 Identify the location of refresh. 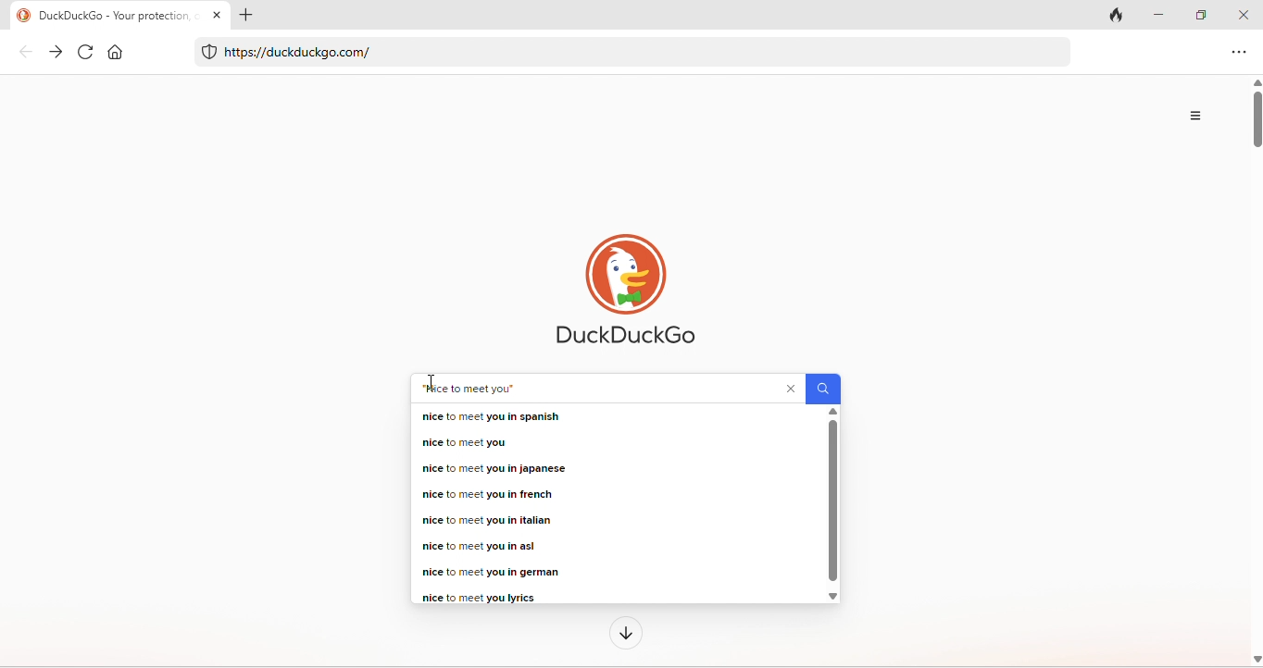
(85, 51).